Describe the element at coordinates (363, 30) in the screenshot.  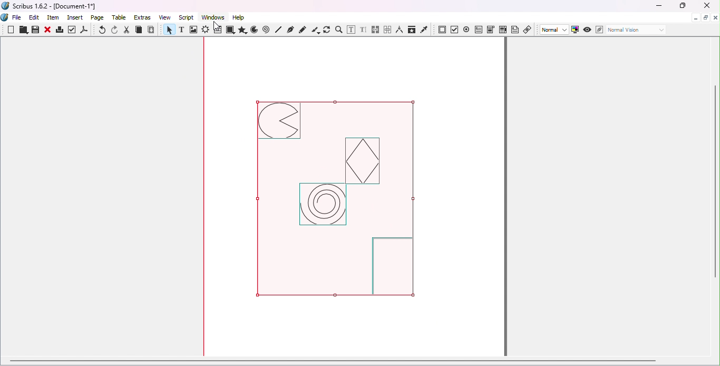
I see `Edit text with story editor` at that location.